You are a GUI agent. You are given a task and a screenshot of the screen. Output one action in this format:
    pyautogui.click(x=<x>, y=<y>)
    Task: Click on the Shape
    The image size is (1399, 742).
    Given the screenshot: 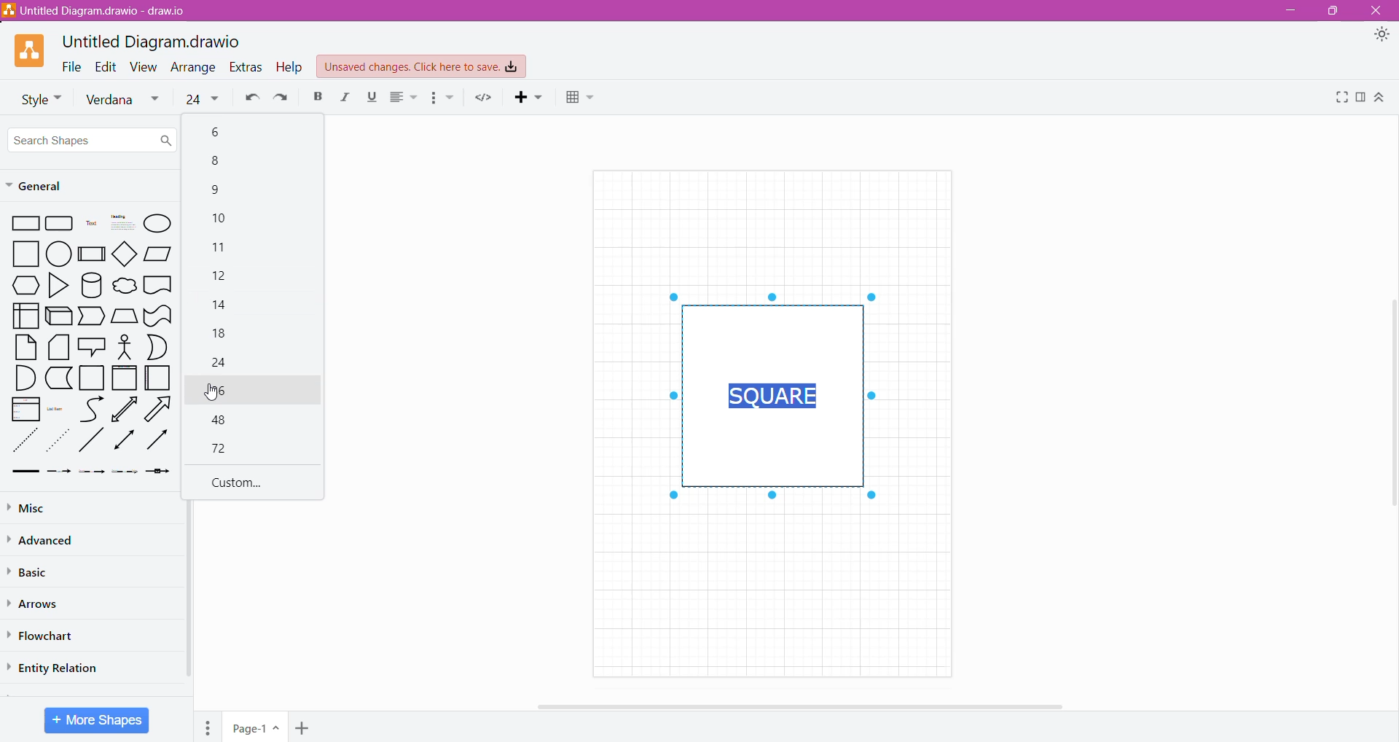 What is the action you would take?
    pyautogui.click(x=770, y=397)
    